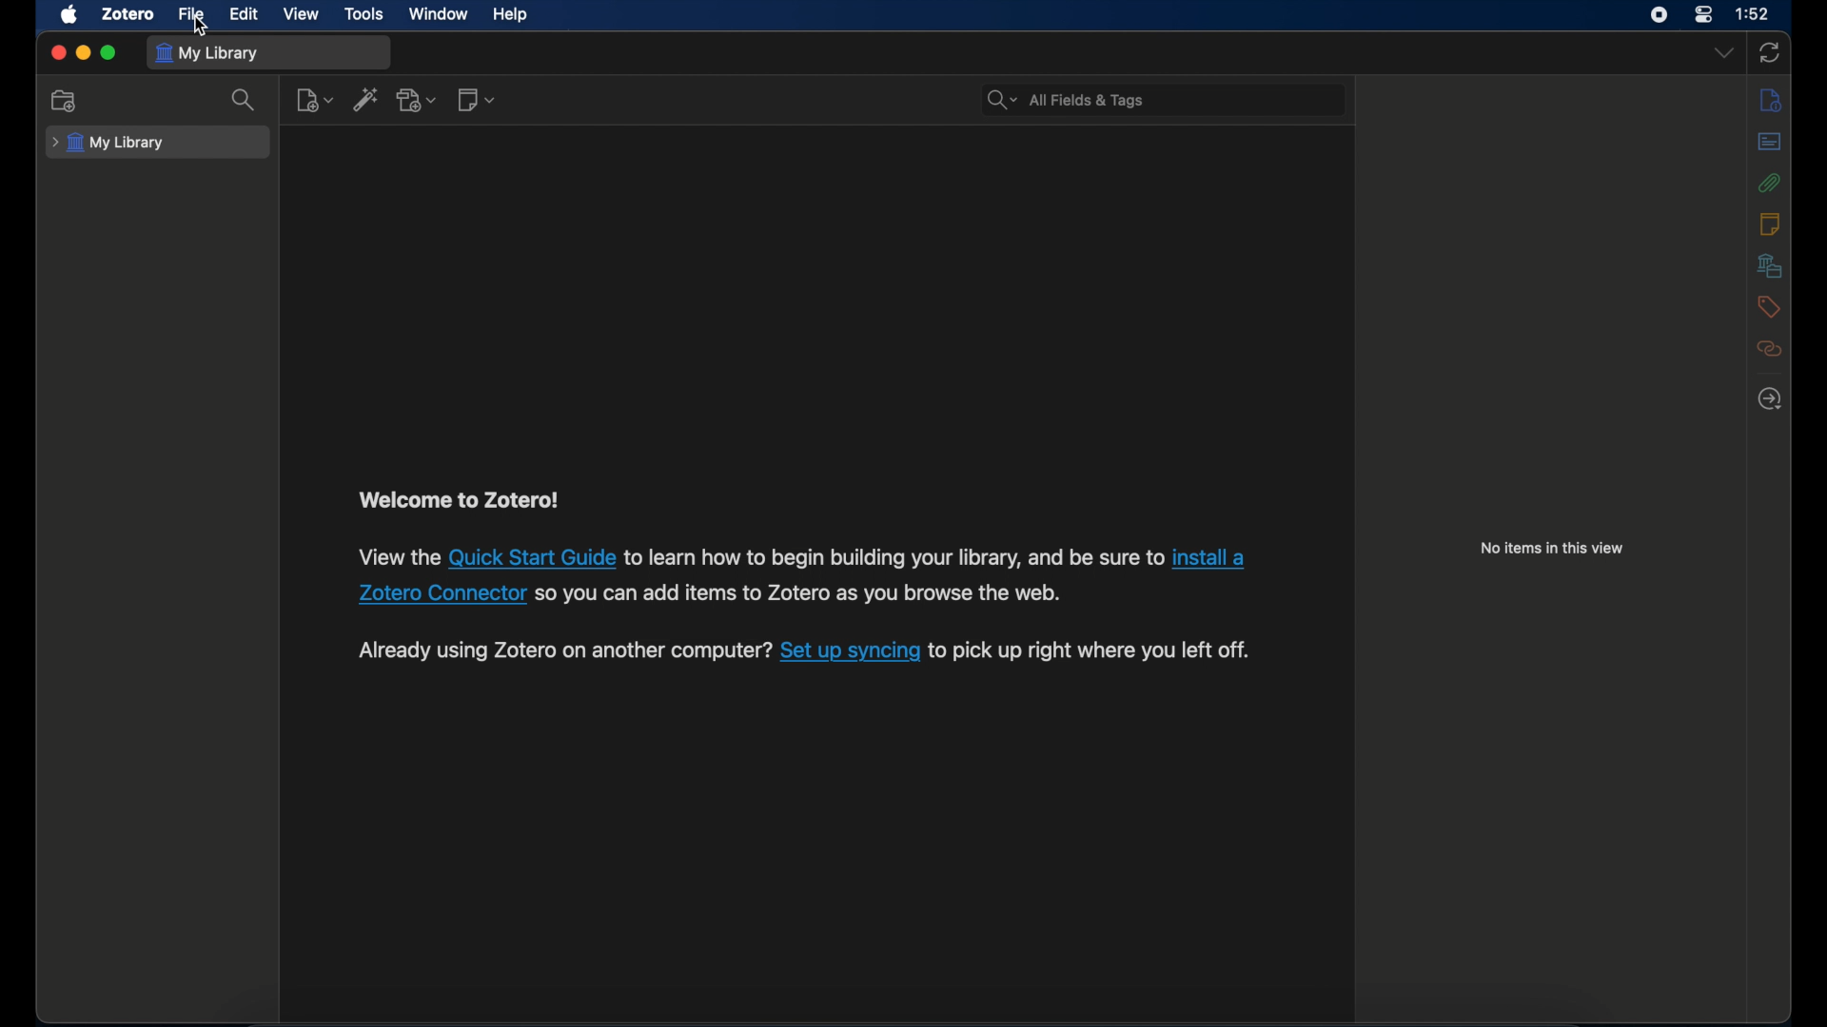  What do you see at coordinates (363, 13) in the screenshot?
I see `tools` at bounding box center [363, 13].